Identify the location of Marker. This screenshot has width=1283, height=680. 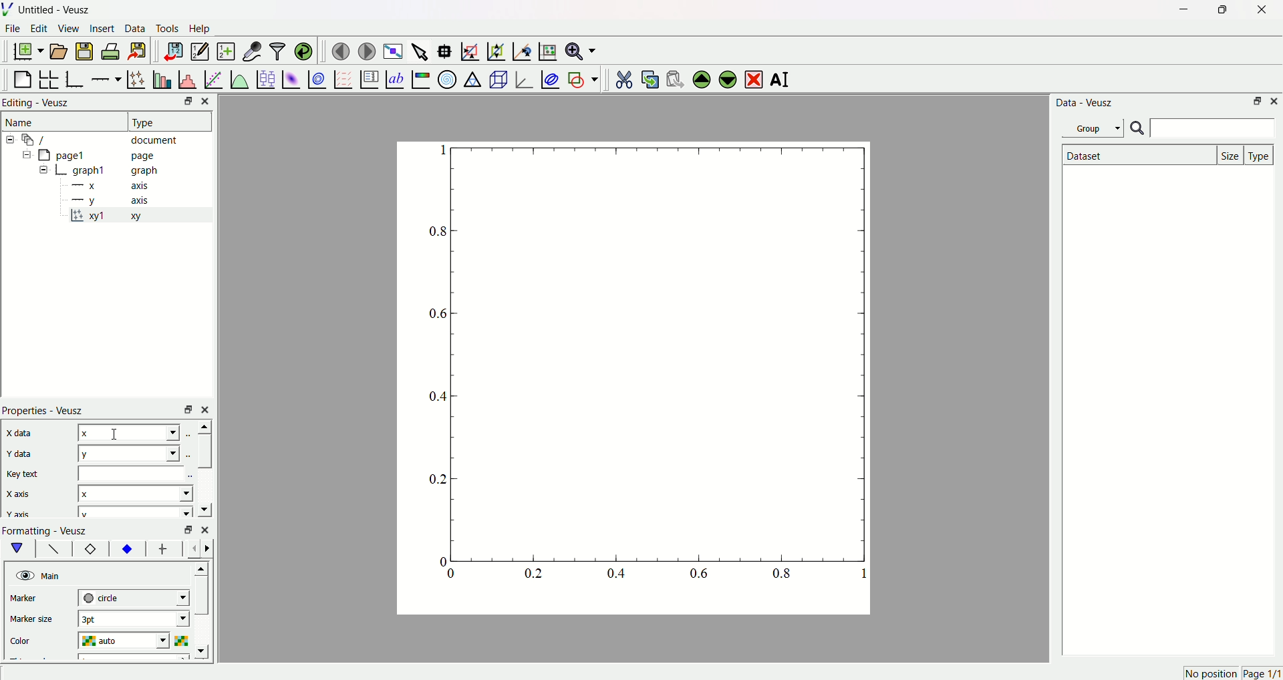
(35, 599).